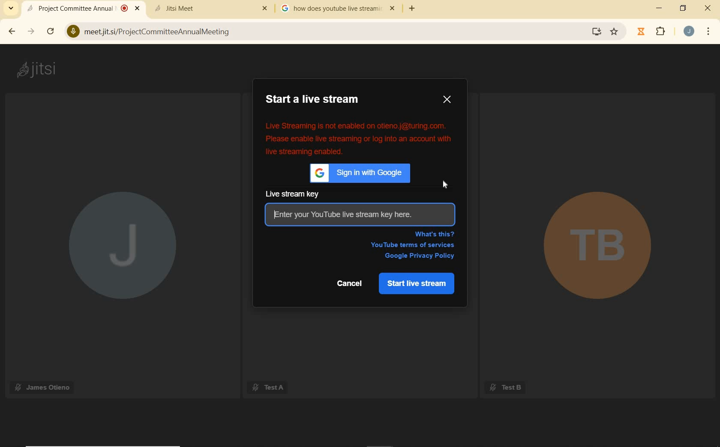 The width and height of the screenshot is (720, 447). What do you see at coordinates (72, 32) in the screenshot?
I see `Microphone` at bounding box center [72, 32].